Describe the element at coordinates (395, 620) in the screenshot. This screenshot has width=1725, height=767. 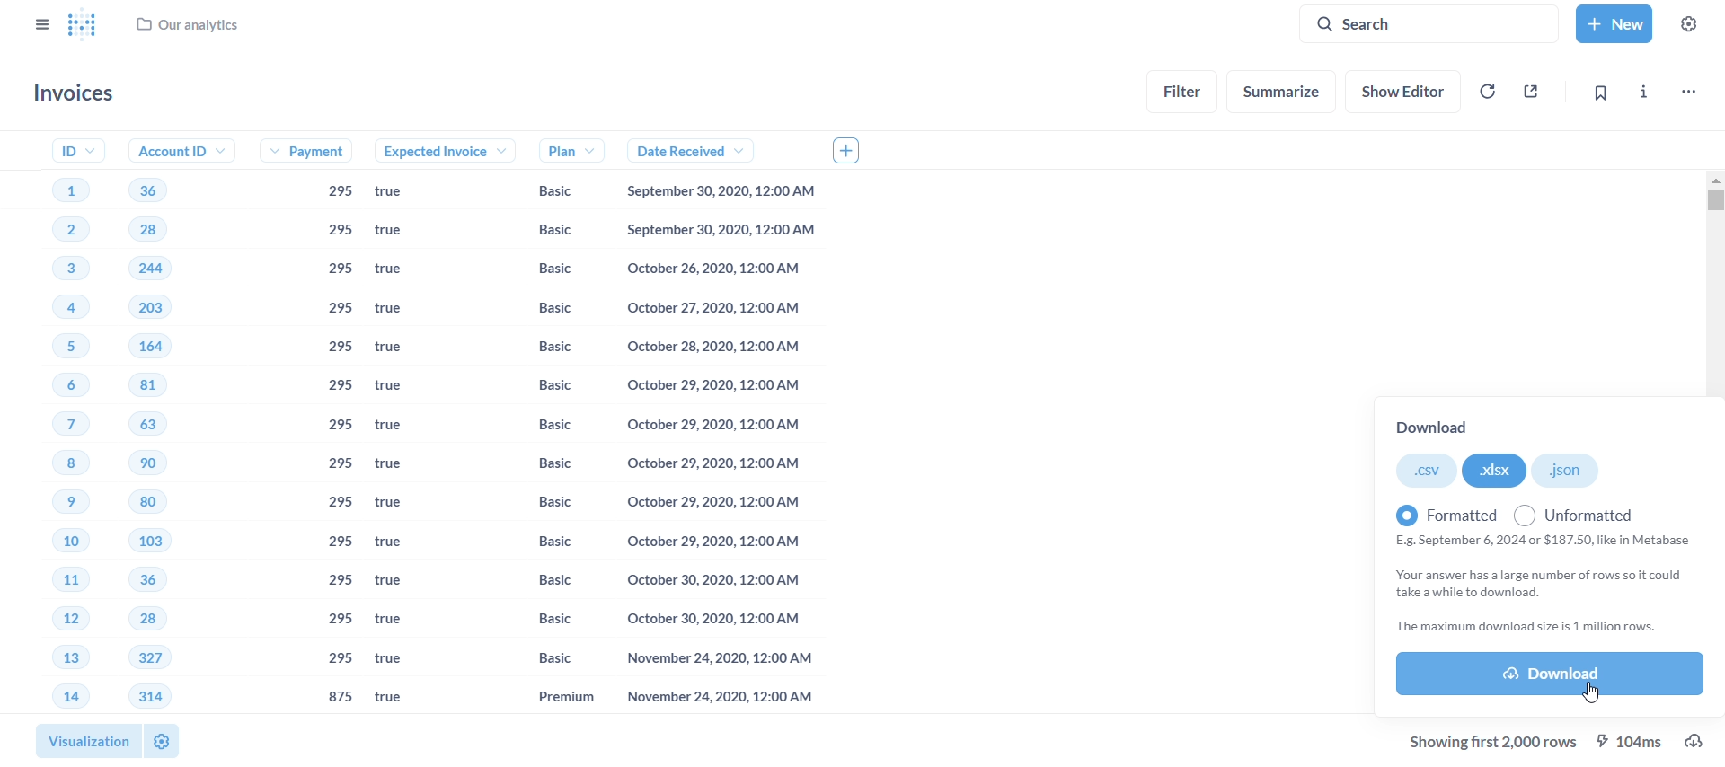
I see `true` at that location.